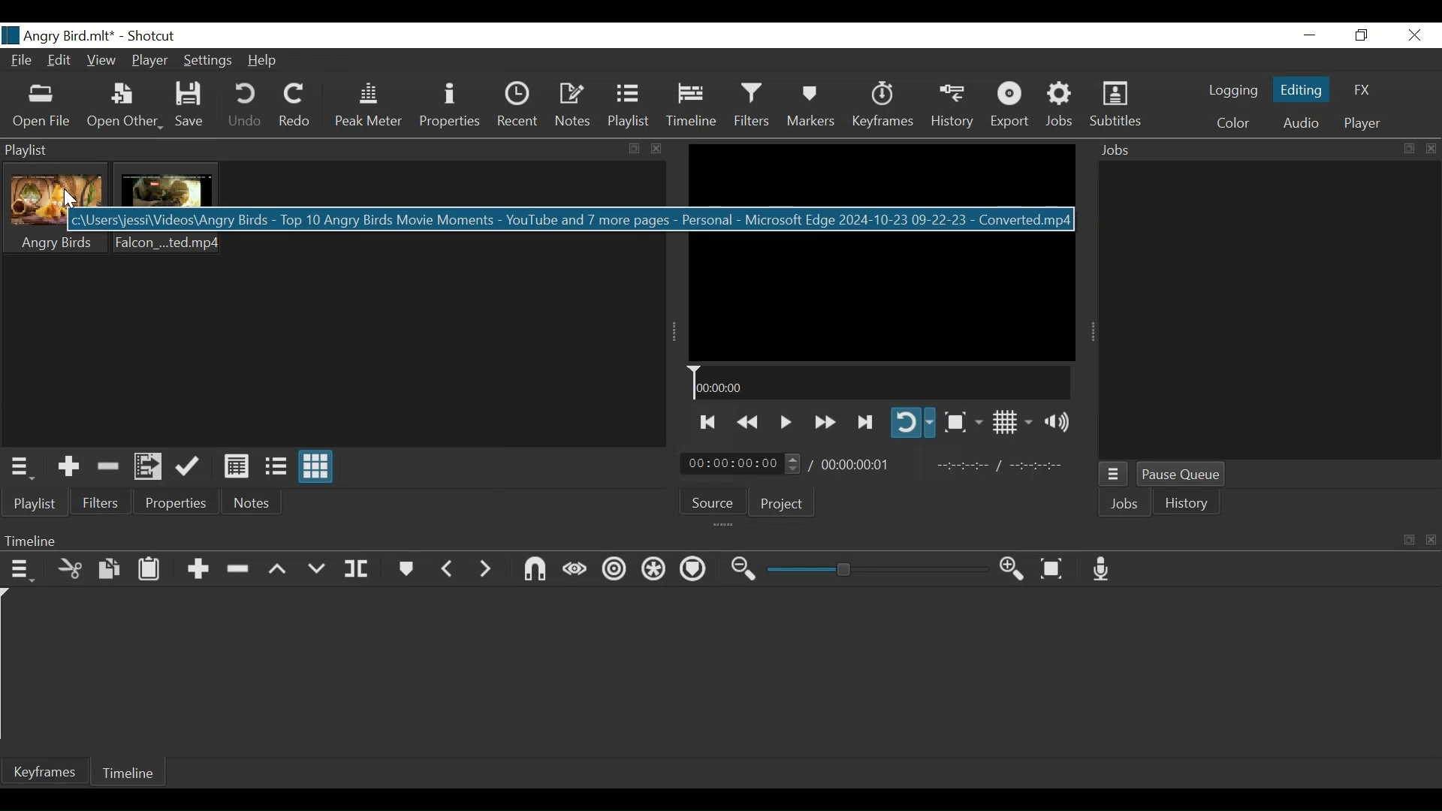  Describe the element at coordinates (25, 62) in the screenshot. I see `File` at that location.